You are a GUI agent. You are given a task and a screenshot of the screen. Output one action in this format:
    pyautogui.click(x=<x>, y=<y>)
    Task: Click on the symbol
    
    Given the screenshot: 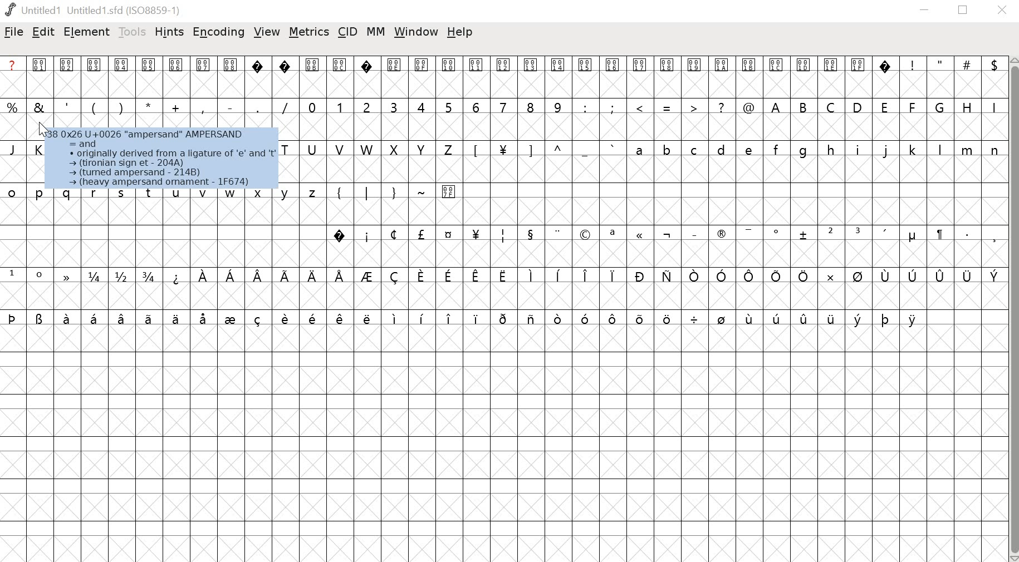 What is the action you would take?
    pyautogui.click(x=175, y=318)
    